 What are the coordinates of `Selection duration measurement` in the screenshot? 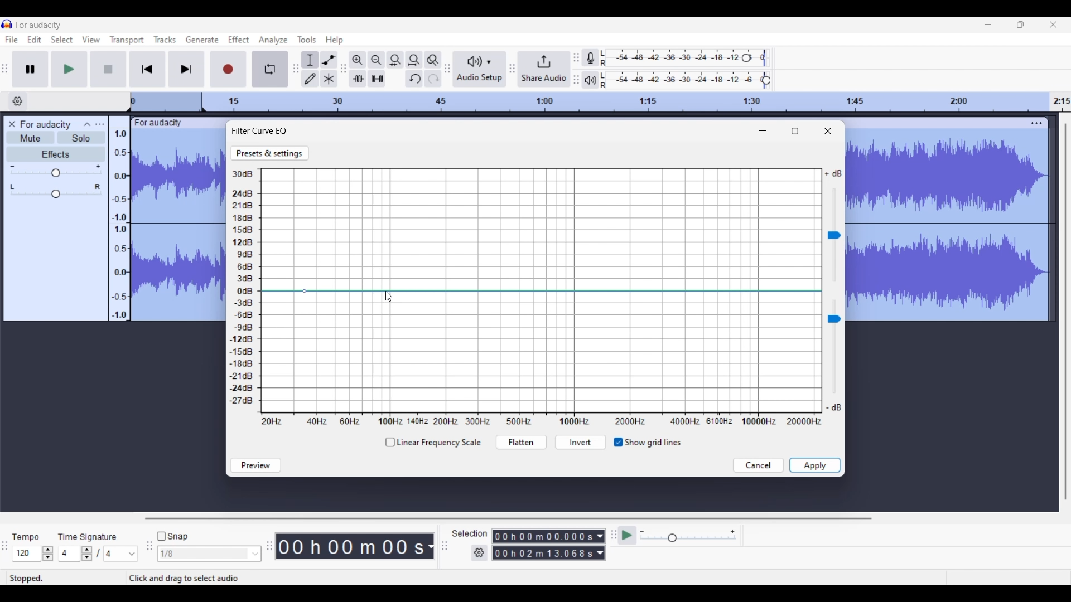 It's located at (600, 545).